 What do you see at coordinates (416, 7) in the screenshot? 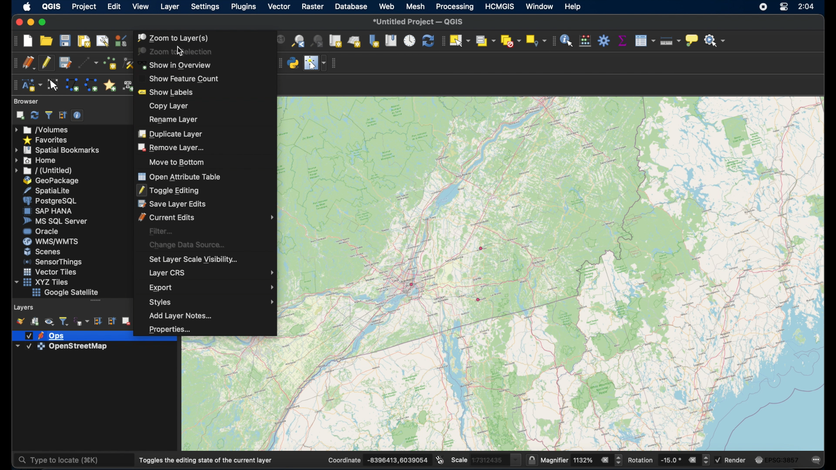
I see `mesh` at bounding box center [416, 7].